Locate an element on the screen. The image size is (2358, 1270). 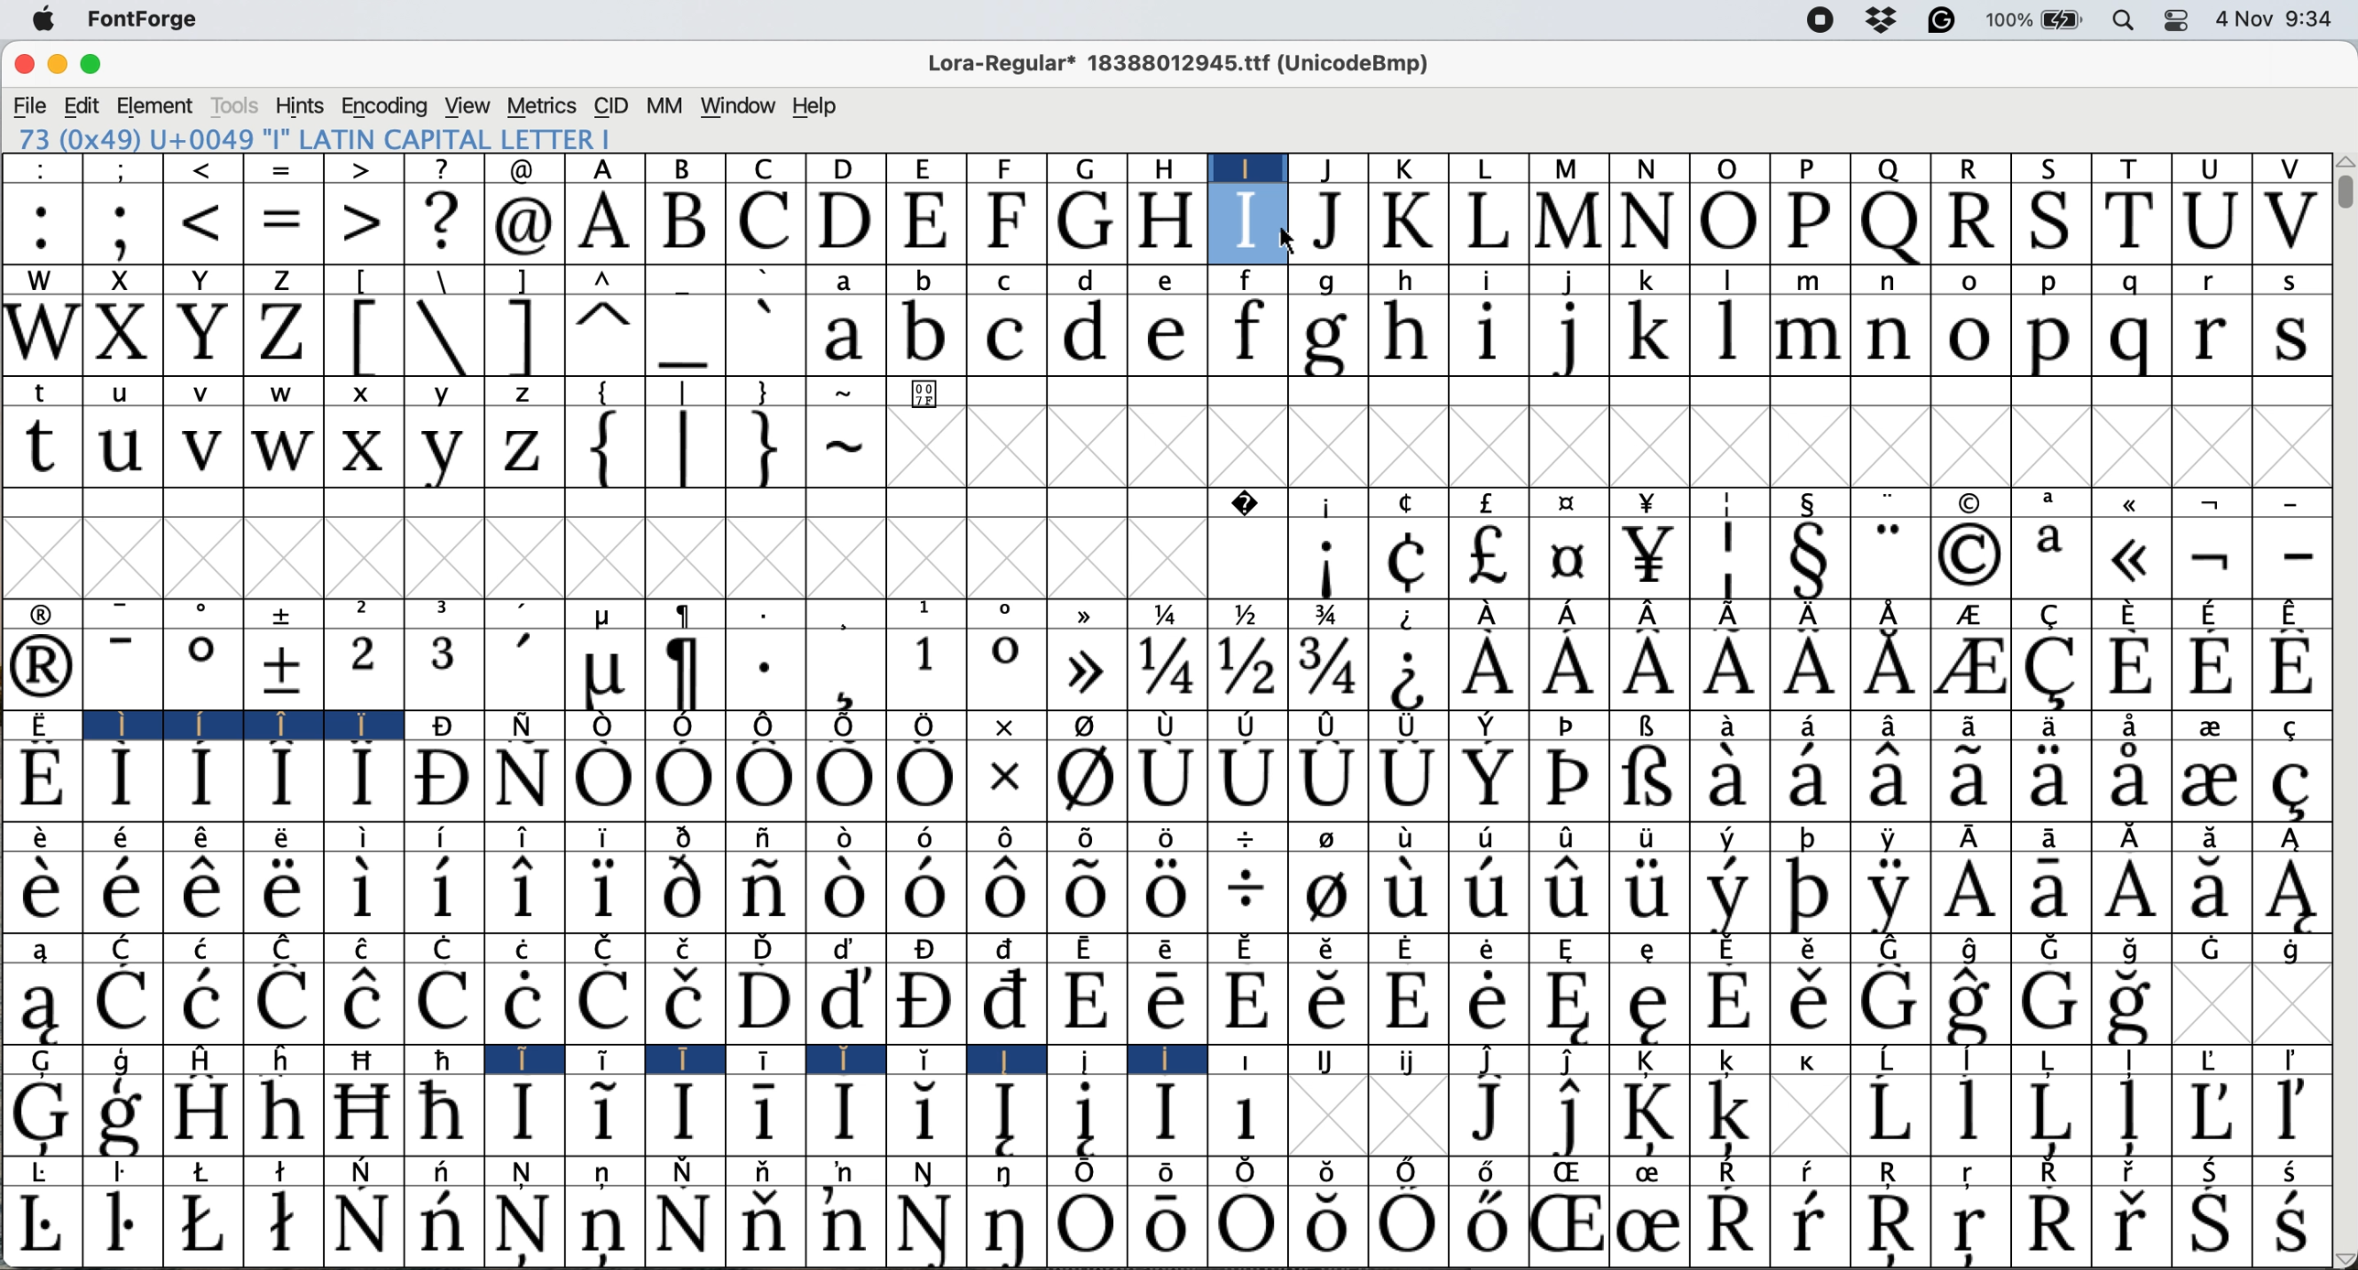
Symbol is located at coordinates (1327, 1002).